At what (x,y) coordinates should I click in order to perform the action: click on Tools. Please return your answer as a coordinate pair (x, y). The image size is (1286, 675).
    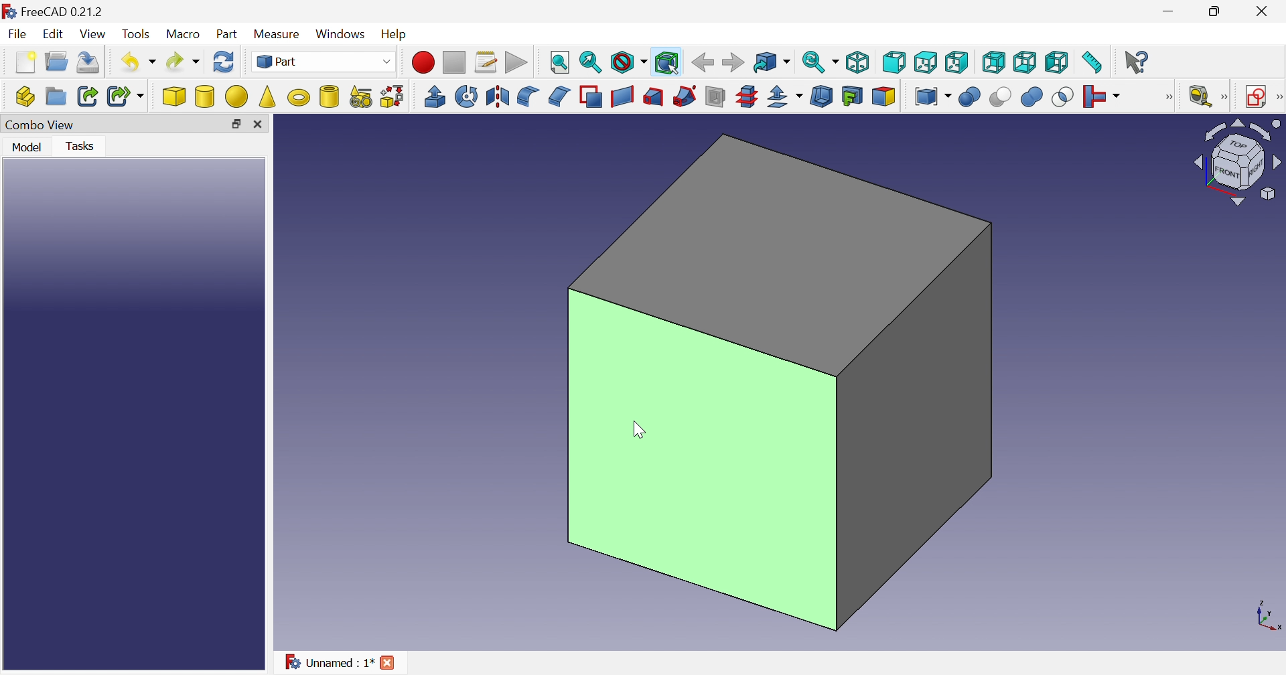
    Looking at the image, I should click on (136, 35).